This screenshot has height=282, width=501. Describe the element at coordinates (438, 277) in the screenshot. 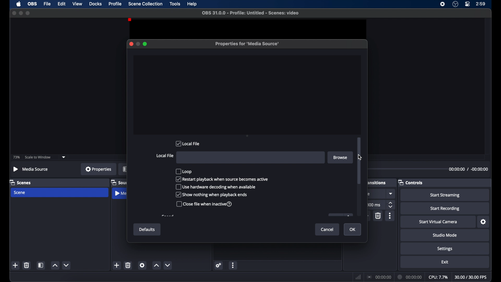

I see `cpu` at that location.